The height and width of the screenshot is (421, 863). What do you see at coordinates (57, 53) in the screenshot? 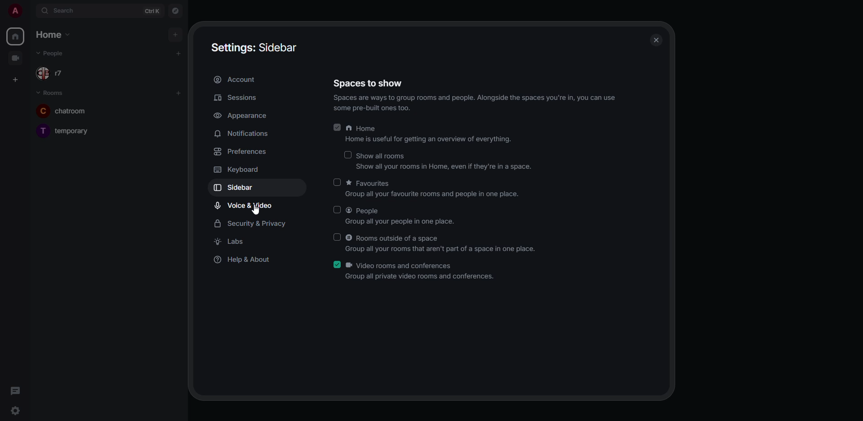
I see `people` at bounding box center [57, 53].